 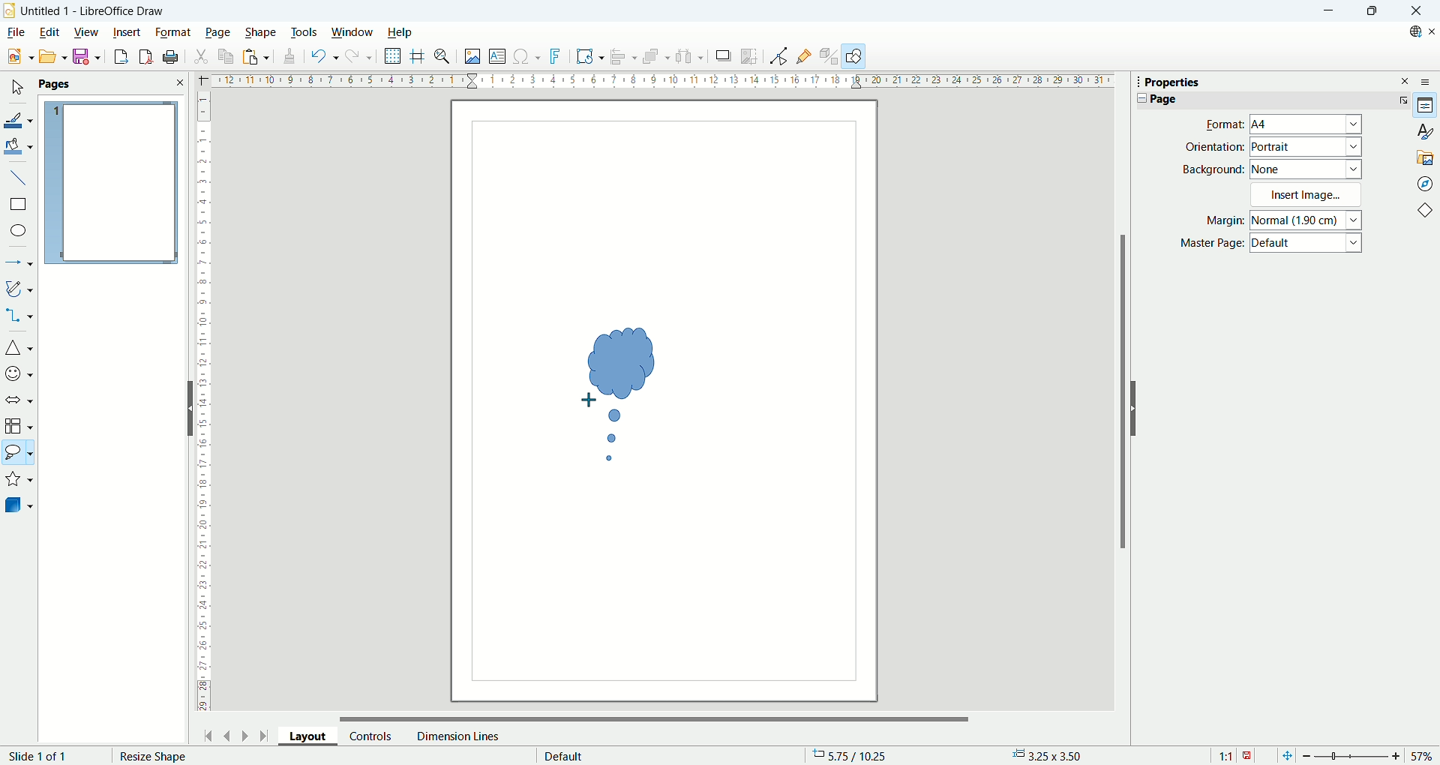 What do you see at coordinates (393, 56) in the screenshot?
I see `show grid` at bounding box center [393, 56].